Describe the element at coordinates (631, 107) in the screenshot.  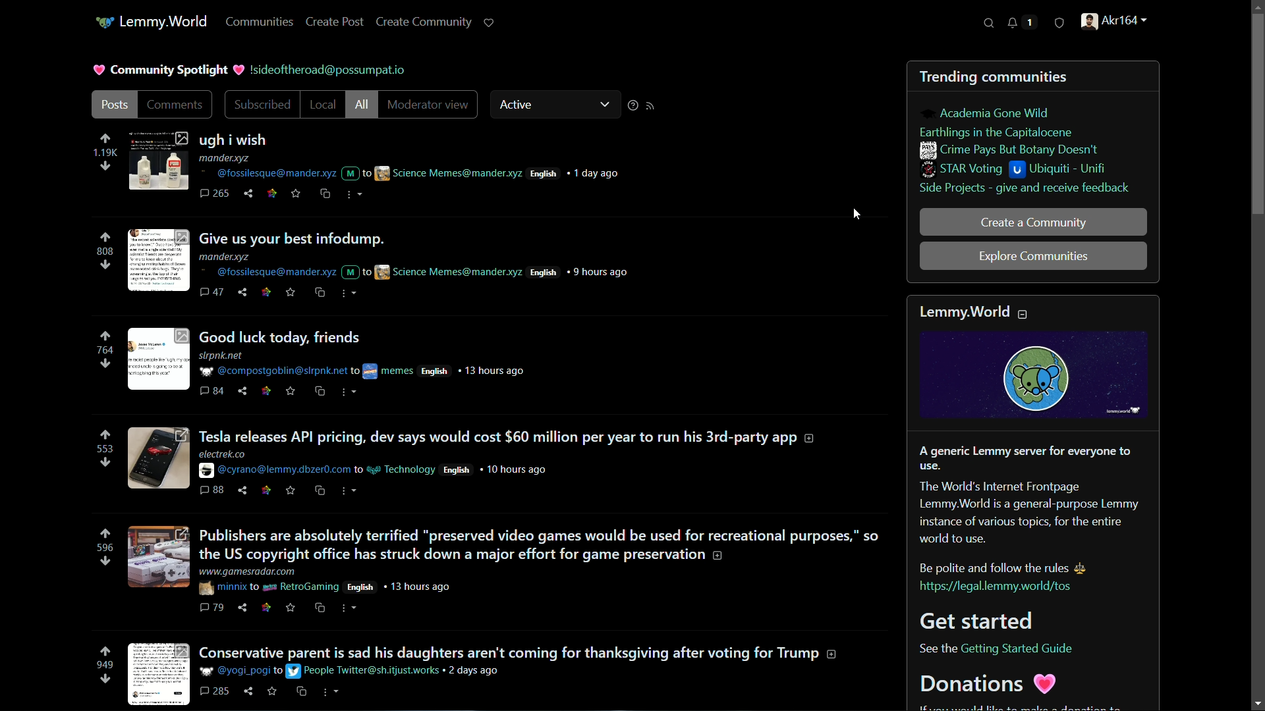
I see `sorting help` at that location.